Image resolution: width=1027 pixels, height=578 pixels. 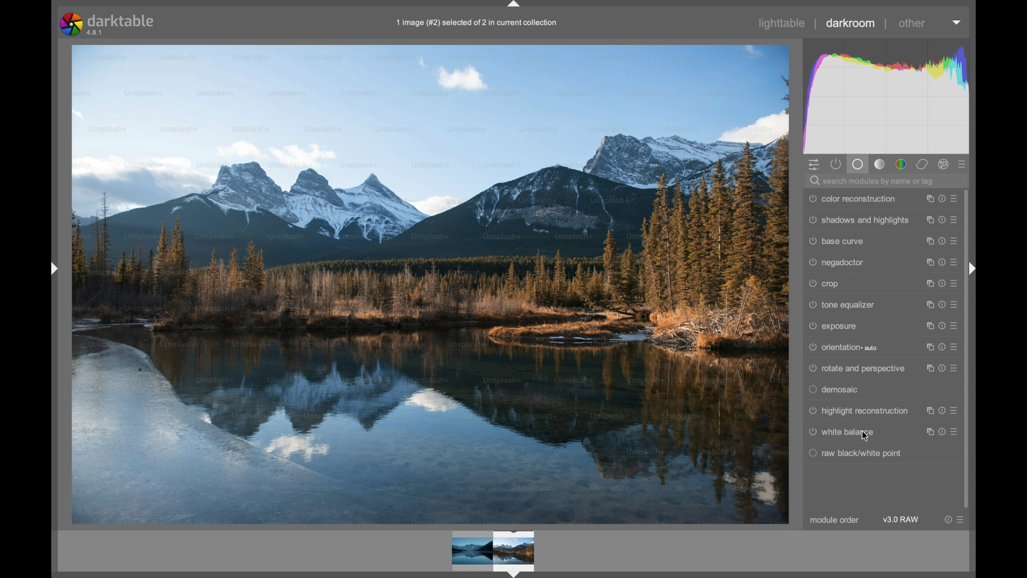 What do you see at coordinates (914, 23) in the screenshot?
I see `other` at bounding box center [914, 23].